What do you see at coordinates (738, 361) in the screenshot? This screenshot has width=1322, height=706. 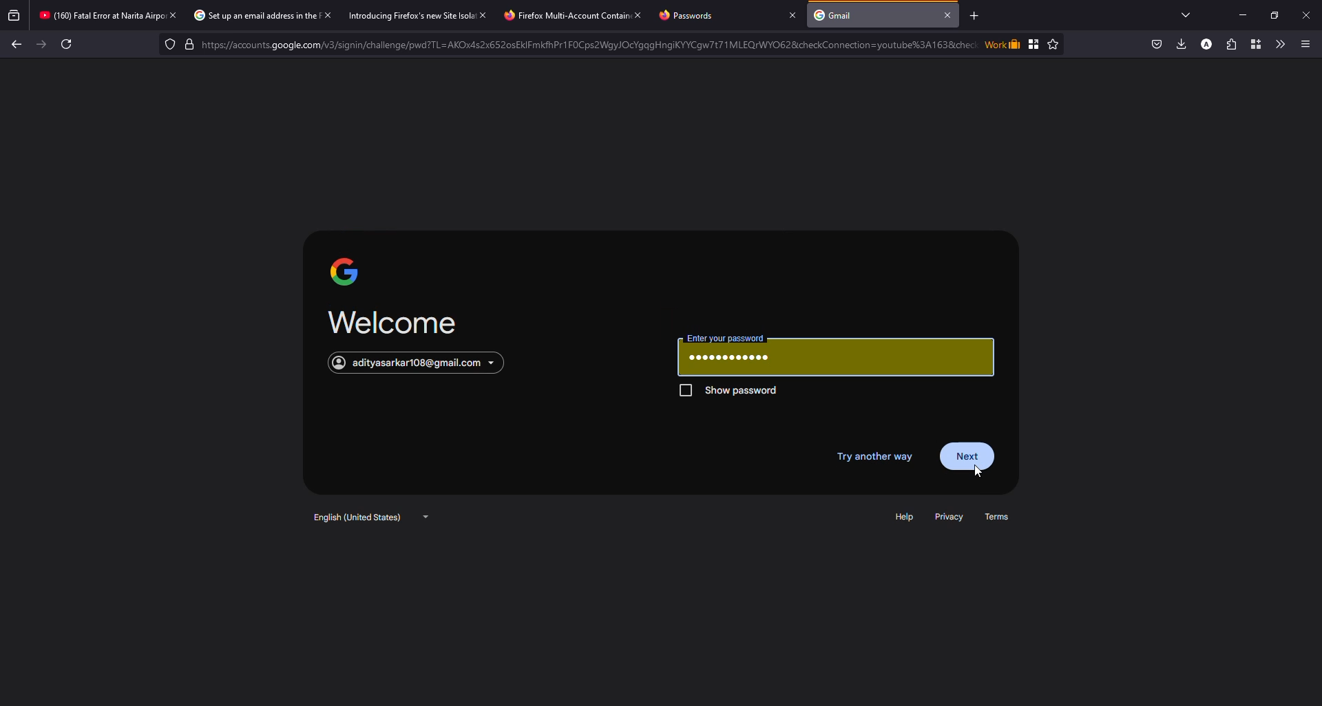 I see `password` at bounding box center [738, 361].